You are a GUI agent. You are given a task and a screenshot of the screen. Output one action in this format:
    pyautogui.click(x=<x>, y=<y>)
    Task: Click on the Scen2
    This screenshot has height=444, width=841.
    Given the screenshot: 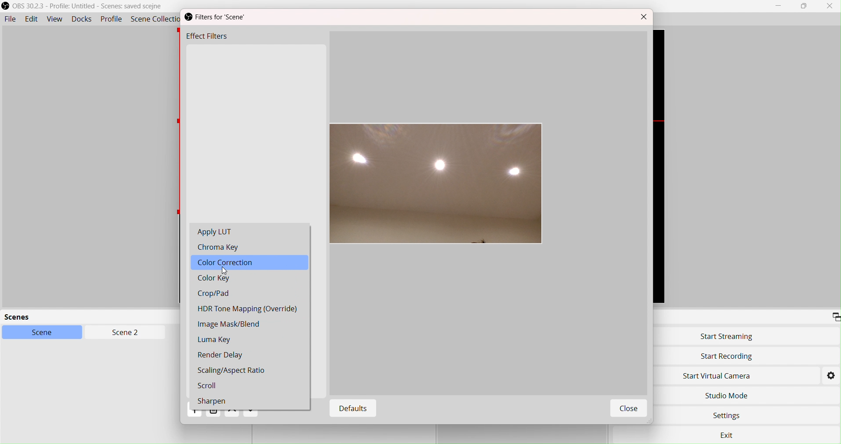 What is the action you would take?
    pyautogui.click(x=123, y=333)
    